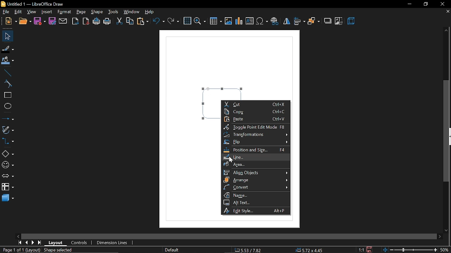 The width and height of the screenshot is (451, 253). Describe the element at coordinates (19, 235) in the screenshot. I see `move left` at that location.